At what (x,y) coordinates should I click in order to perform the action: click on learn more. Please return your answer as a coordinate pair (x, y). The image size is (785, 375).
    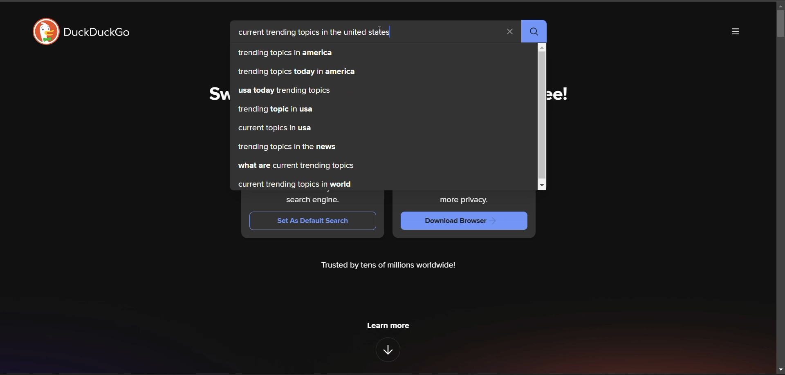
    Looking at the image, I should click on (390, 325).